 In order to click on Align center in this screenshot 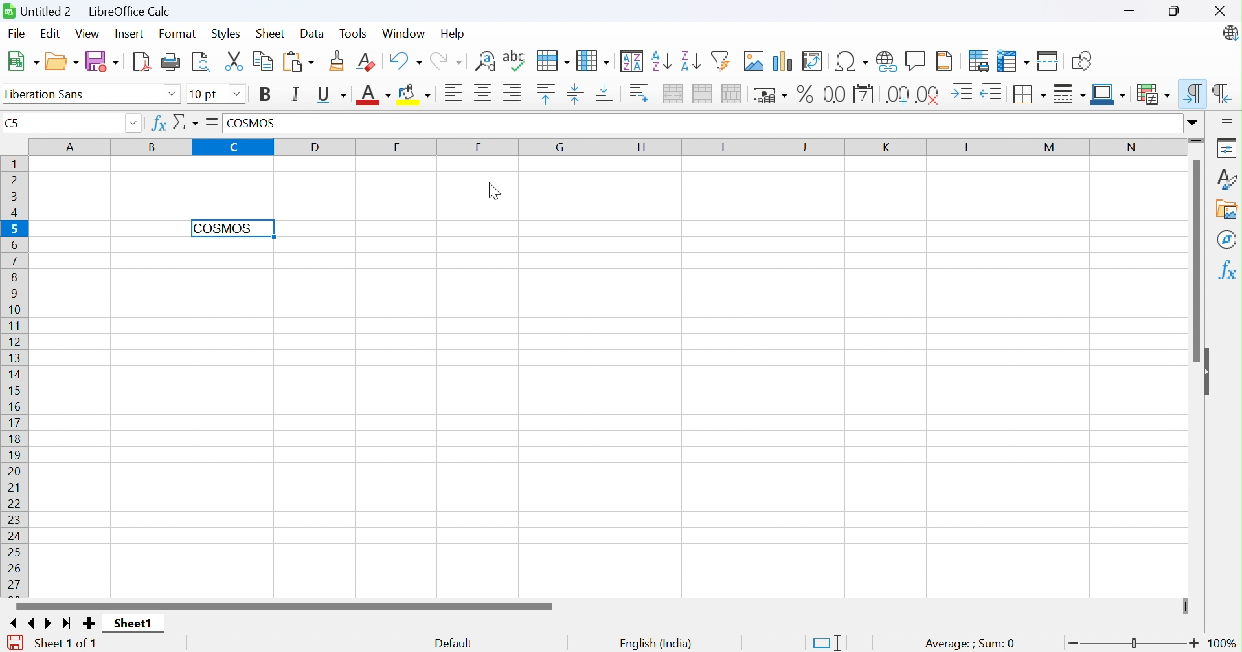, I will do `click(485, 94)`.